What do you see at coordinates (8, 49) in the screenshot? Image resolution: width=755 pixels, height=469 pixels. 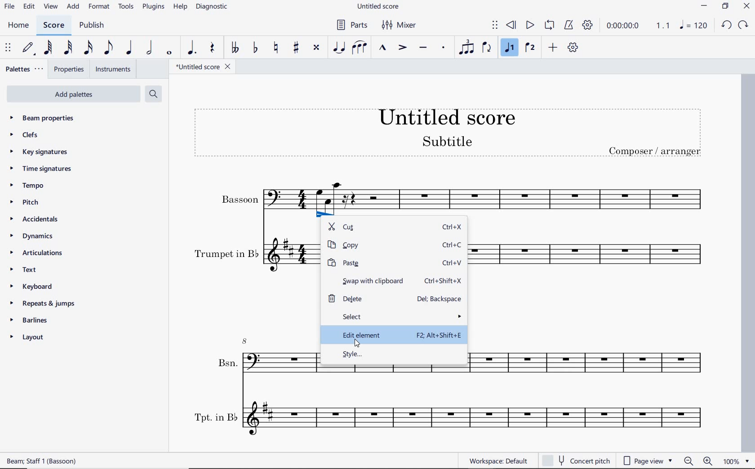 I see `select to move` at bounding box center [8, 49].